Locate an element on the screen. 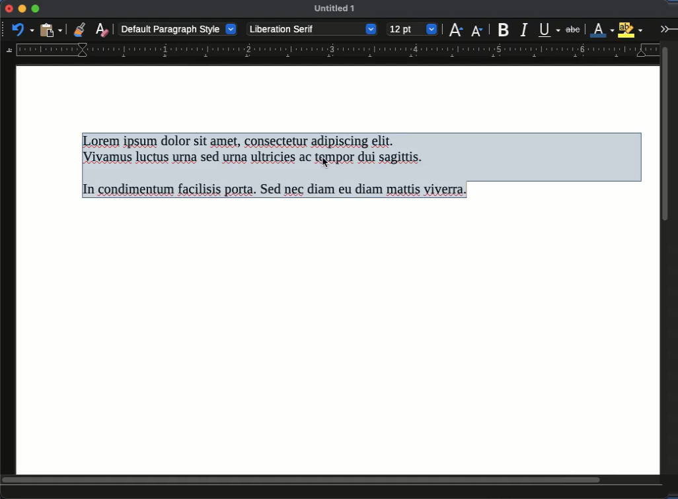  italic is located at coordinates (523, 30).